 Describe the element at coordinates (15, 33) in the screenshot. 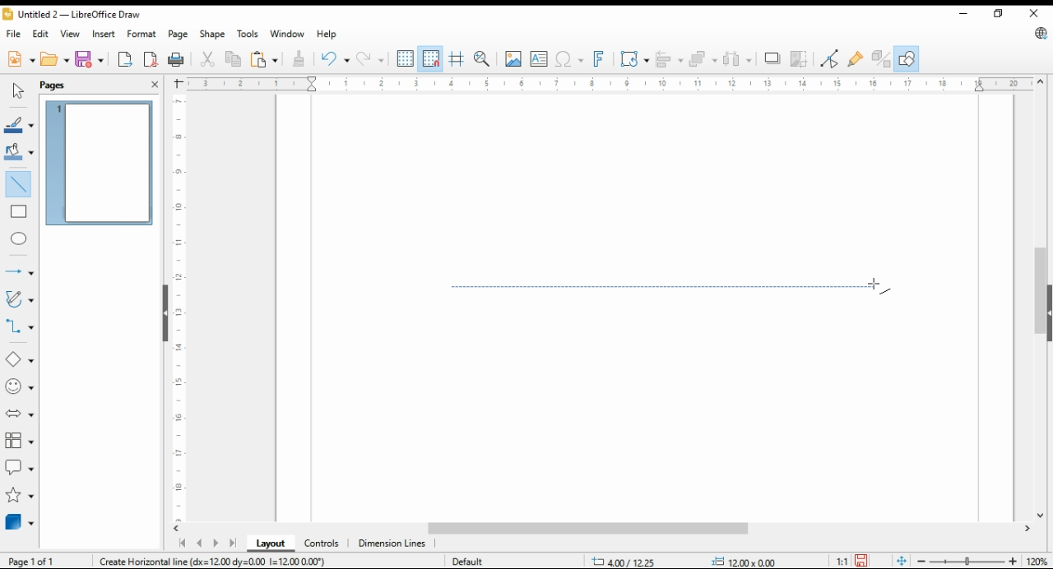

I see `file` at that location.